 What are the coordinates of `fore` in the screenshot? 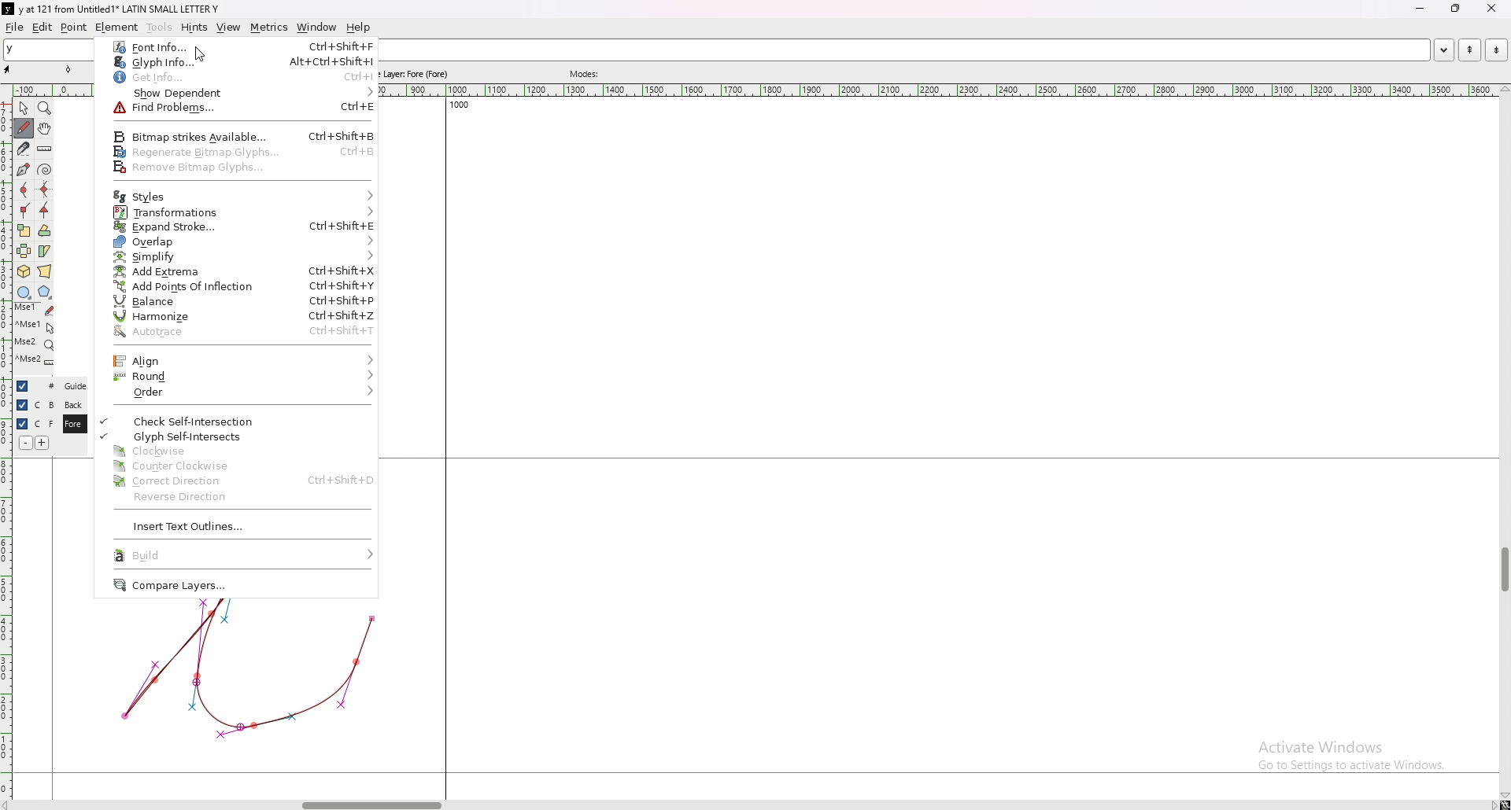 It's located at (73, 425).